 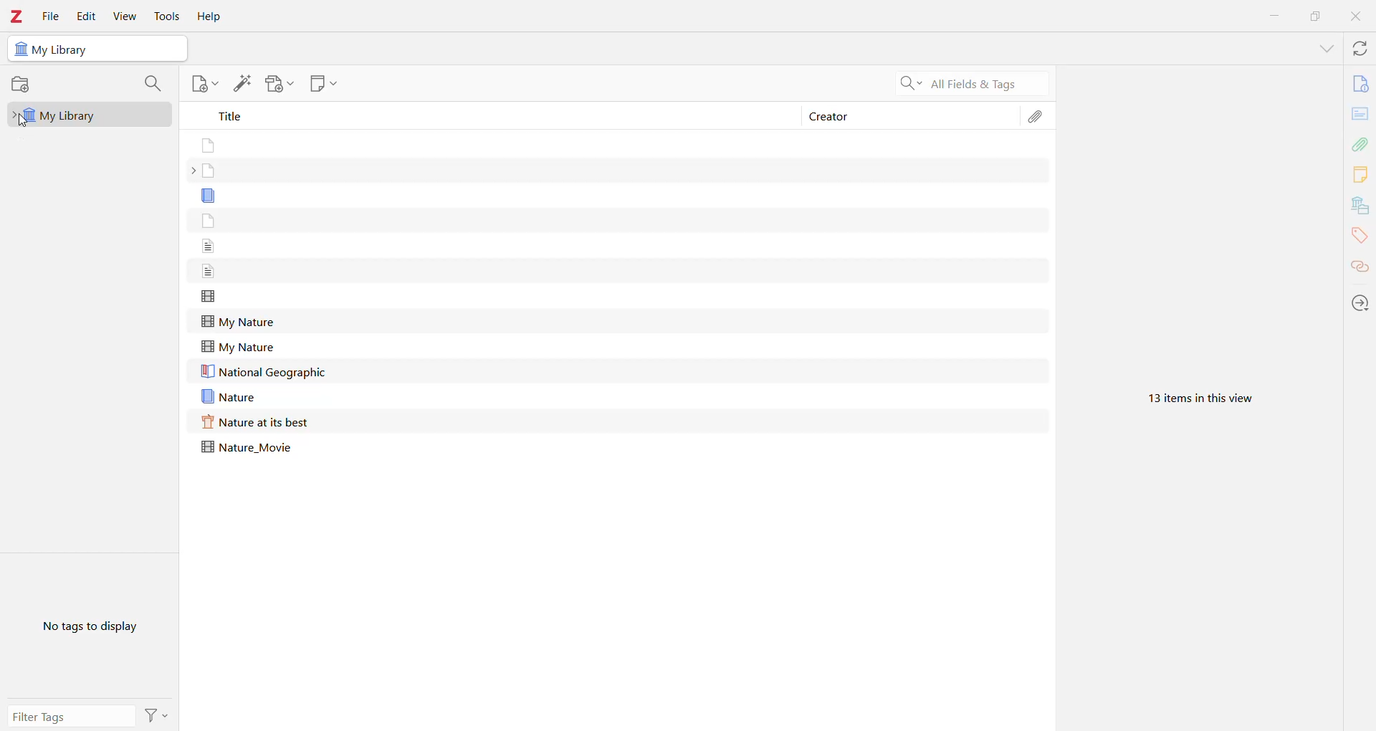 What do you see at coordinates (1360, 49) in the screenshot?
I see `Sync with zotero.org` at bounding box center [1360, 49].